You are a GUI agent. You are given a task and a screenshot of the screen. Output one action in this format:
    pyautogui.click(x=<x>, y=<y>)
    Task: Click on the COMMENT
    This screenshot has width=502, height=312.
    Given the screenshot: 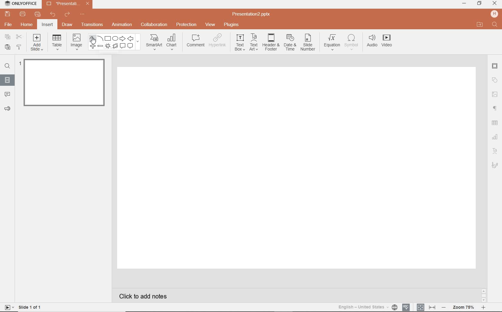 What is the action you would take?
    pyautogui.click(x=195, y=42)
    